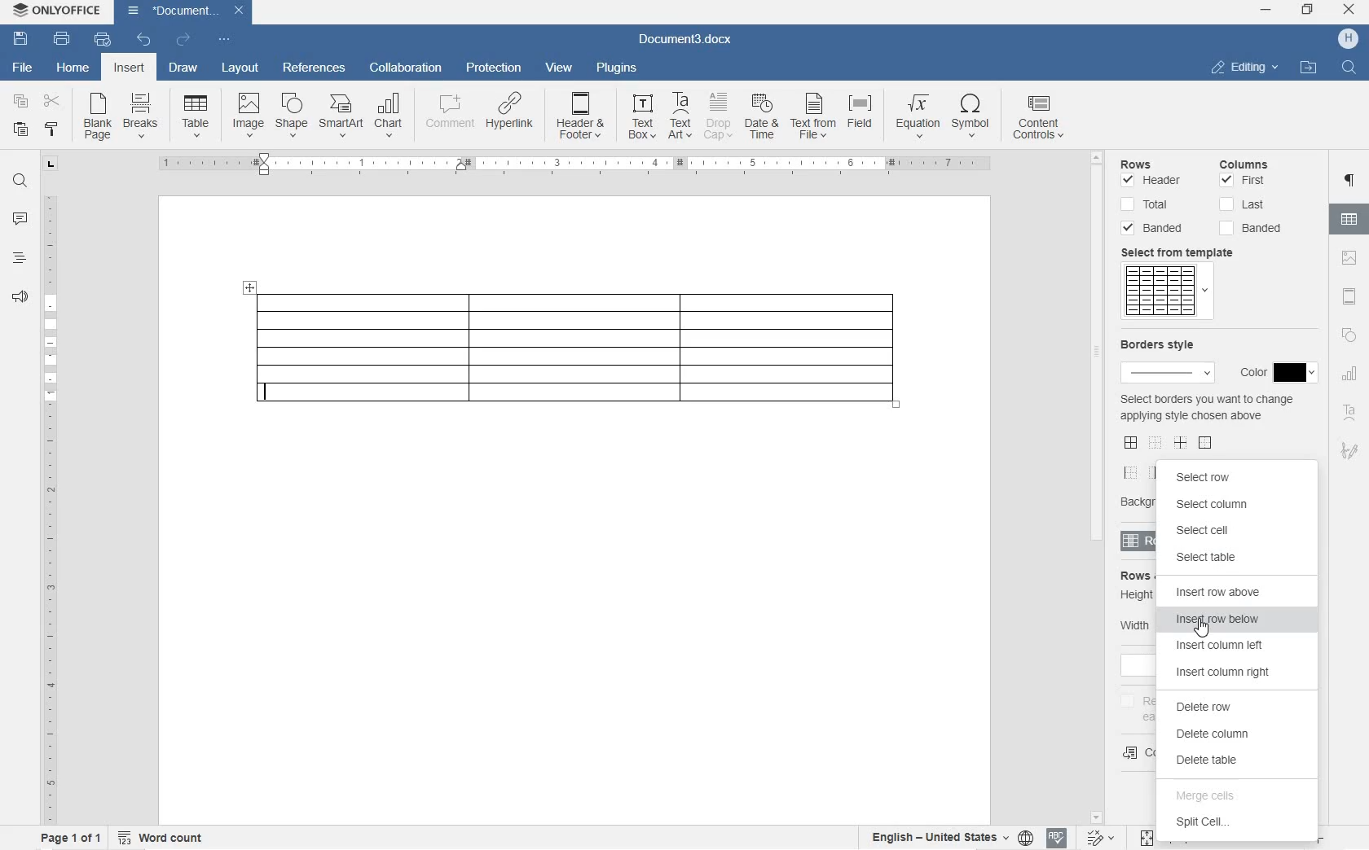  Describe the element at coordinates (1139, 502) in the screenshot. I see `background color` at that location.